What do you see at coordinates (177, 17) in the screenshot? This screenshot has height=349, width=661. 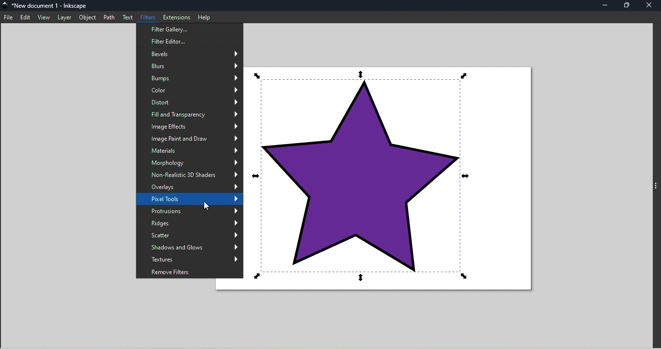 I see `Extensions` at bounding box center [177, 17].